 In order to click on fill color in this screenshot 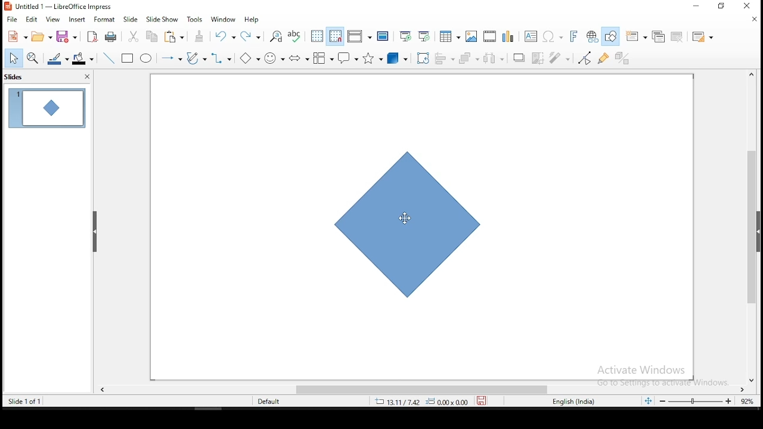, I will do `click(80, 59)`.